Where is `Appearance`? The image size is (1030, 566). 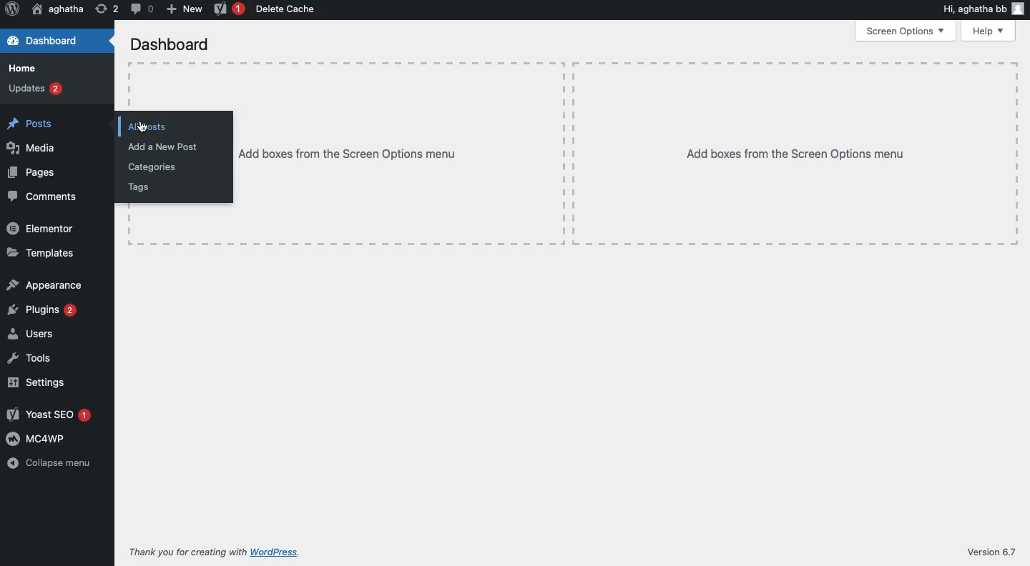 Appearance is located at coordinates (44, 284).